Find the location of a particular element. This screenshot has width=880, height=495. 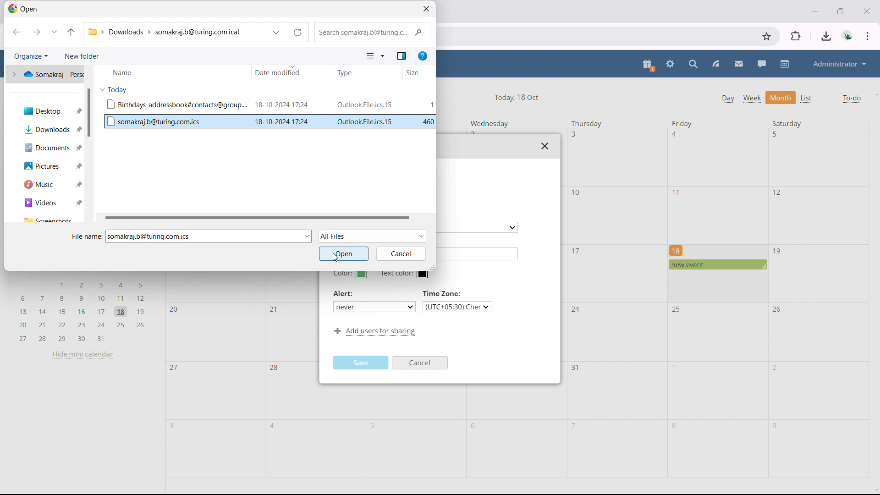

Pictures is located at coordinates (45, 166).